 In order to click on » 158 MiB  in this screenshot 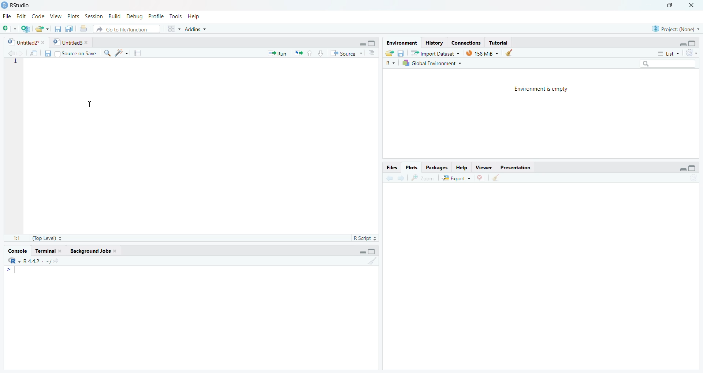, I will do `click(483, 53)`.